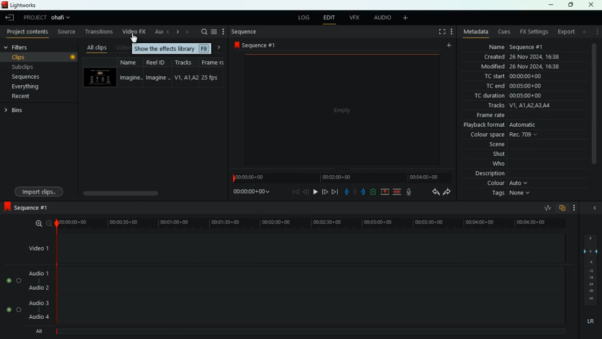  Describe the element at coordinates (584, 32) in the screenshot. I see `more` at that location.